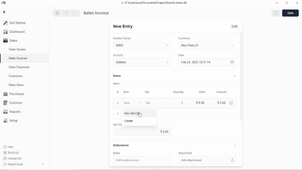 The width and height of the screenshot is (302, 170). Describe the element at coordinates (133, 103) in the screenshot. I see `Item` at that location.